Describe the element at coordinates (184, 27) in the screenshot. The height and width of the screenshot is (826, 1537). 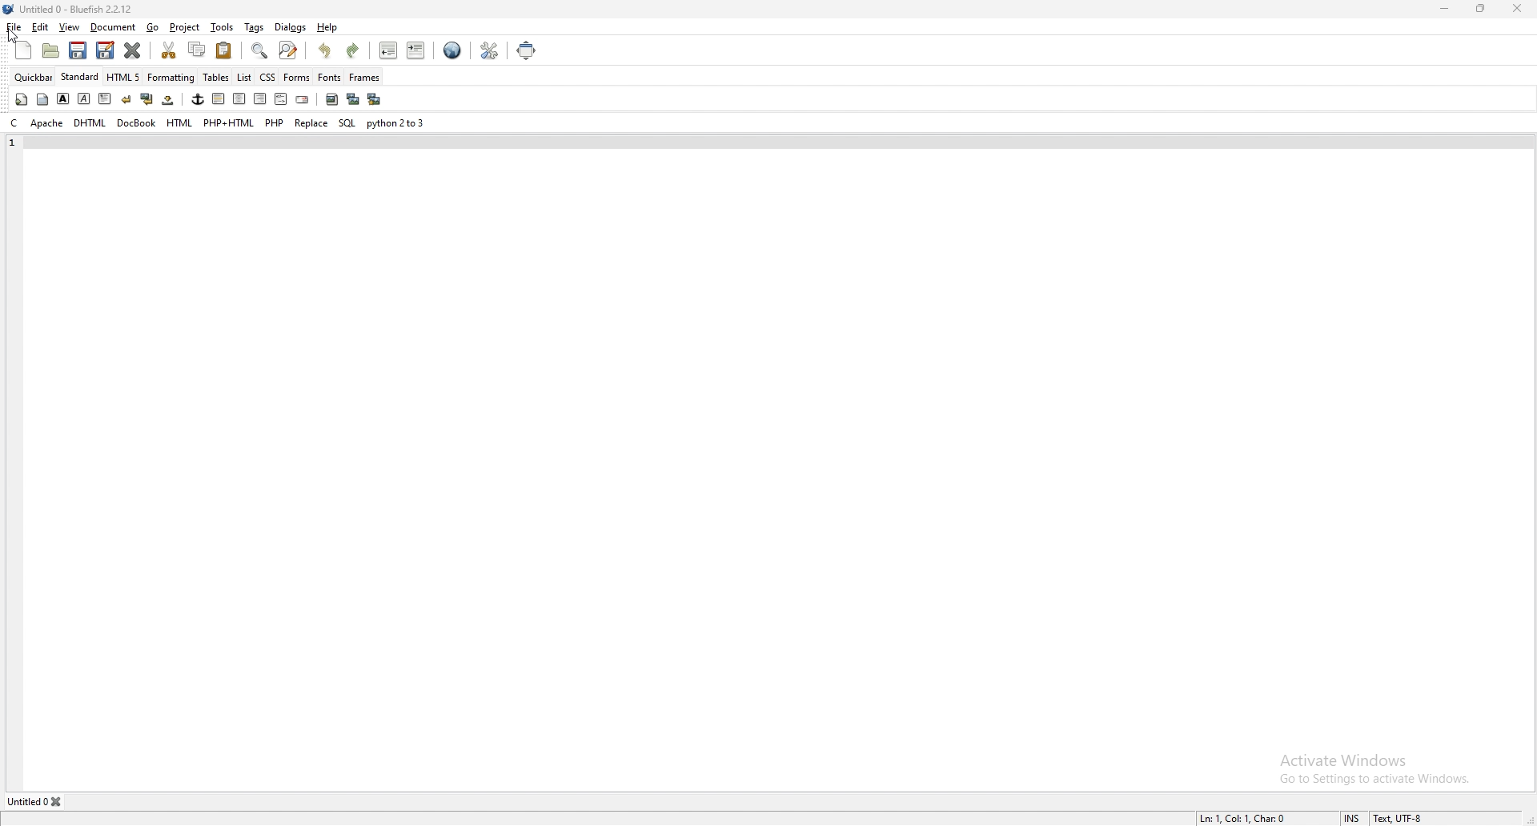
I see `project` at that location.